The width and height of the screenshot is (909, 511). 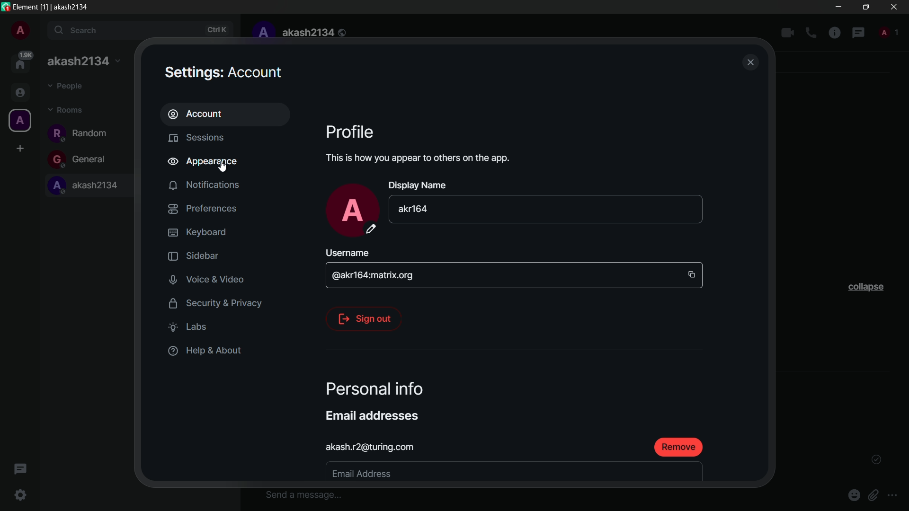 I want to click on labs, so click(x=191, y=327).